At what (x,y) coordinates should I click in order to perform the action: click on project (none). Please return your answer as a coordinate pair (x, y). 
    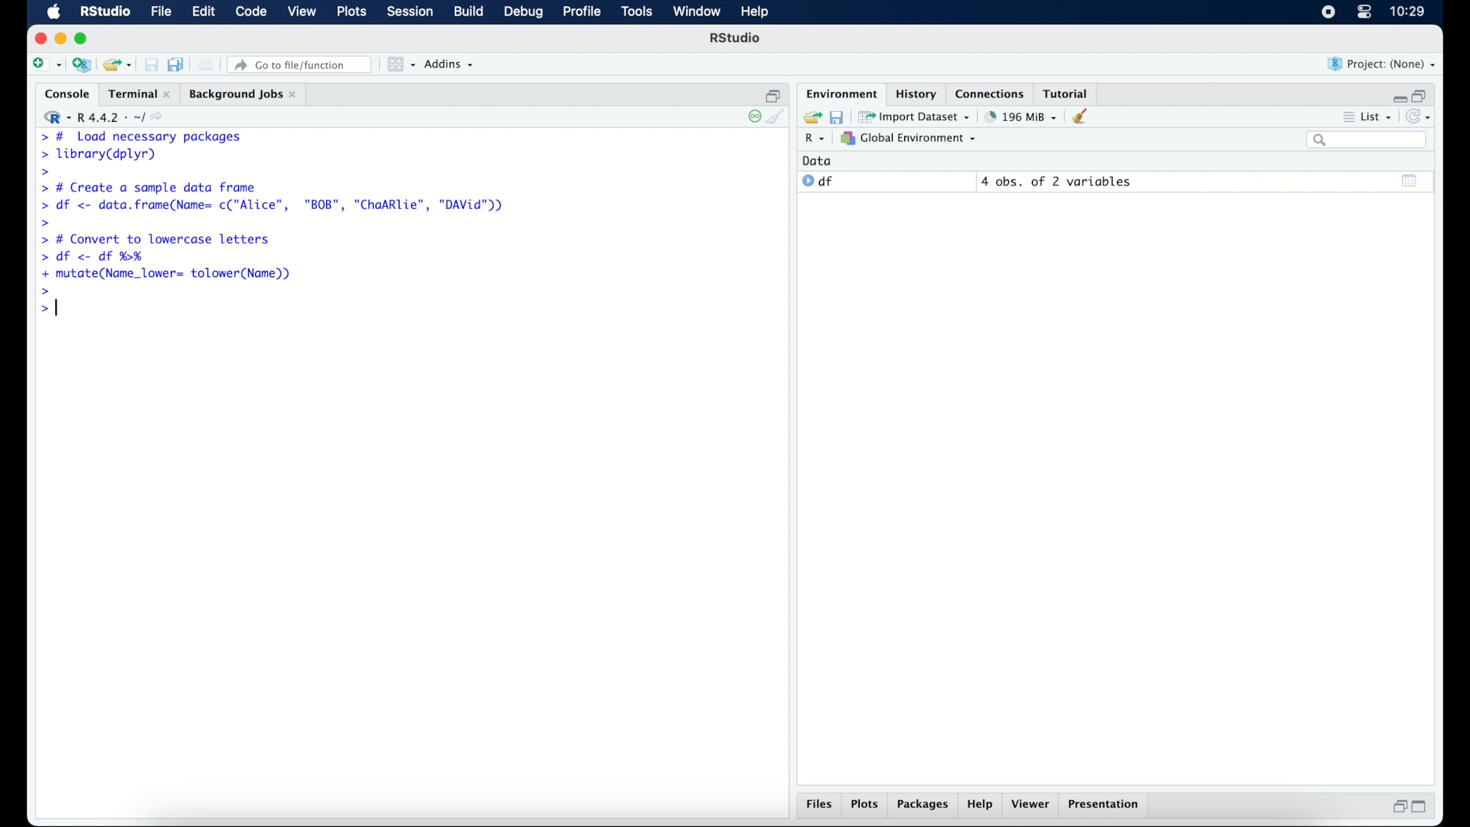
    Looking at the image, I should click on (1383, 64).